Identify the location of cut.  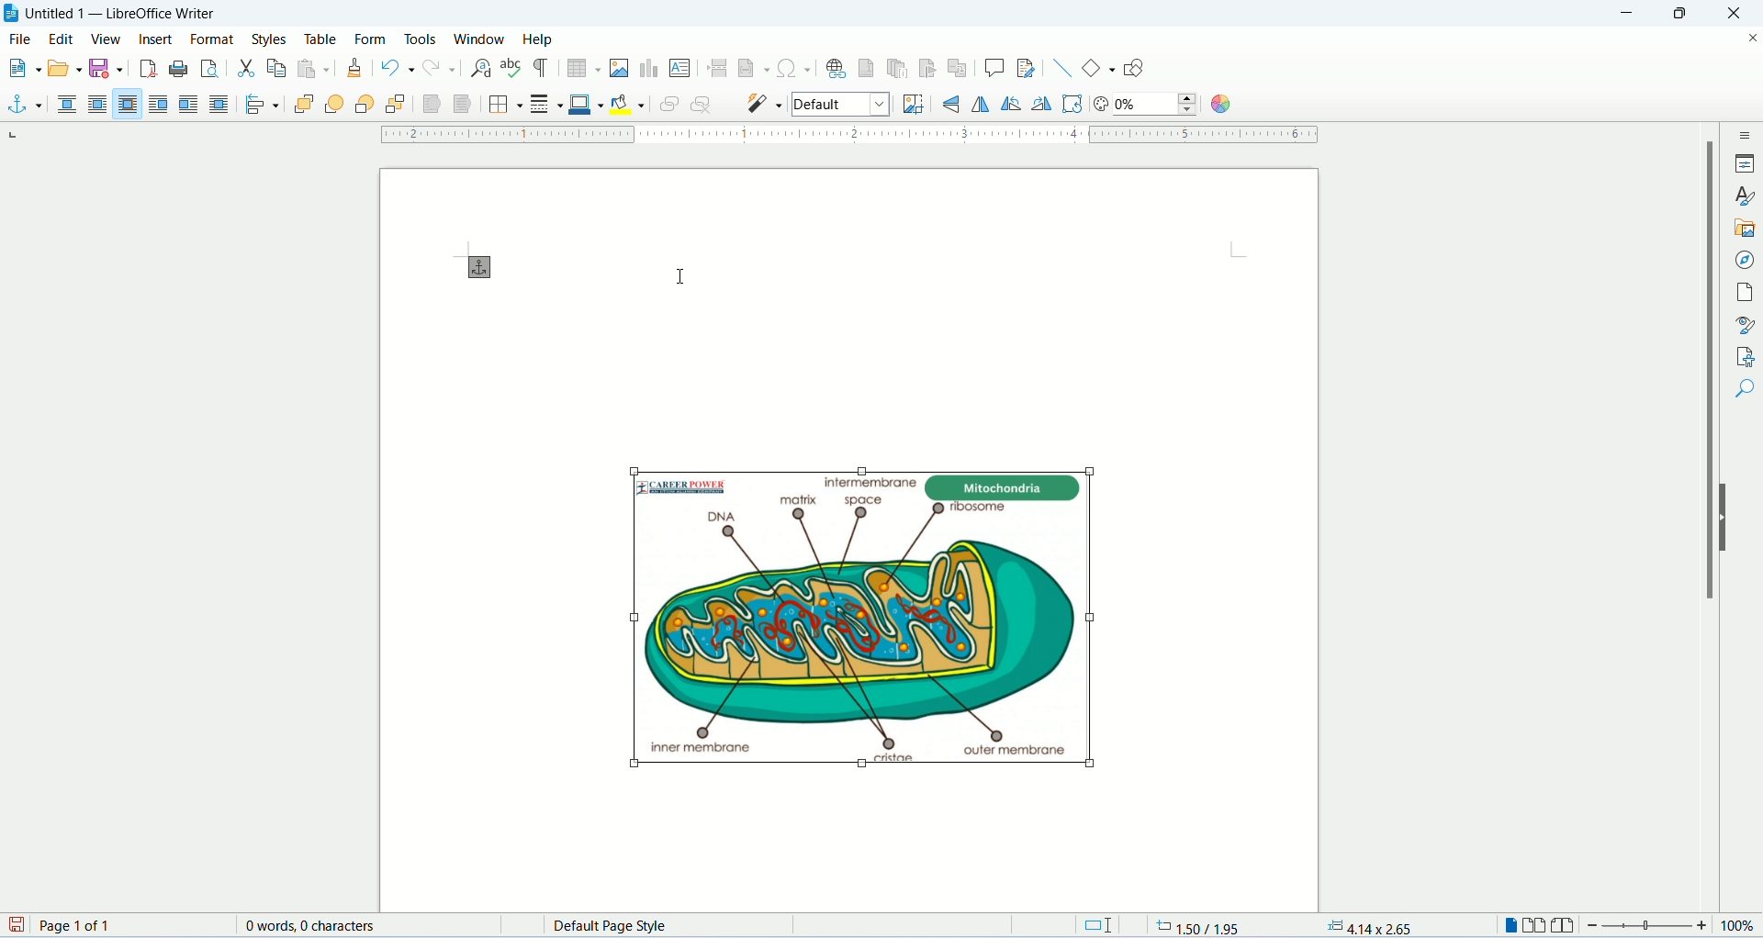
(247, 70).